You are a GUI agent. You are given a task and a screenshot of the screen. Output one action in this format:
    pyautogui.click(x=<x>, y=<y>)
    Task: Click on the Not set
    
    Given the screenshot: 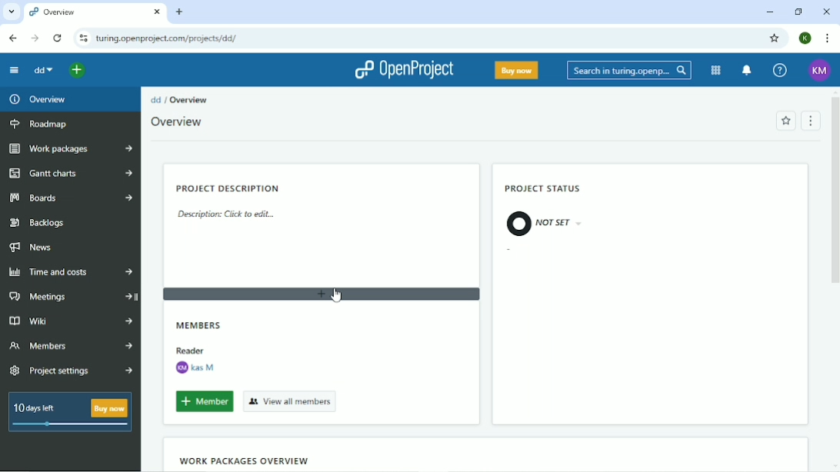 What is the action you would take?
    pyautogui.click(x=545, y=224)
    